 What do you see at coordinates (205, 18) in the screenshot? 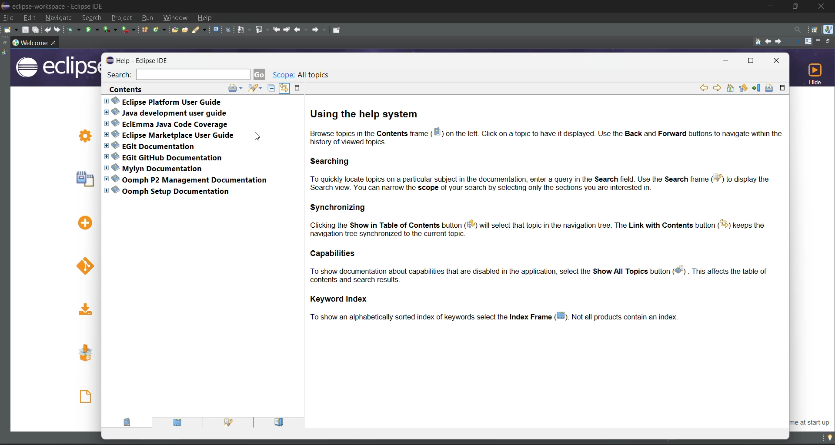
I see `help` at bounding box center [205, 18].